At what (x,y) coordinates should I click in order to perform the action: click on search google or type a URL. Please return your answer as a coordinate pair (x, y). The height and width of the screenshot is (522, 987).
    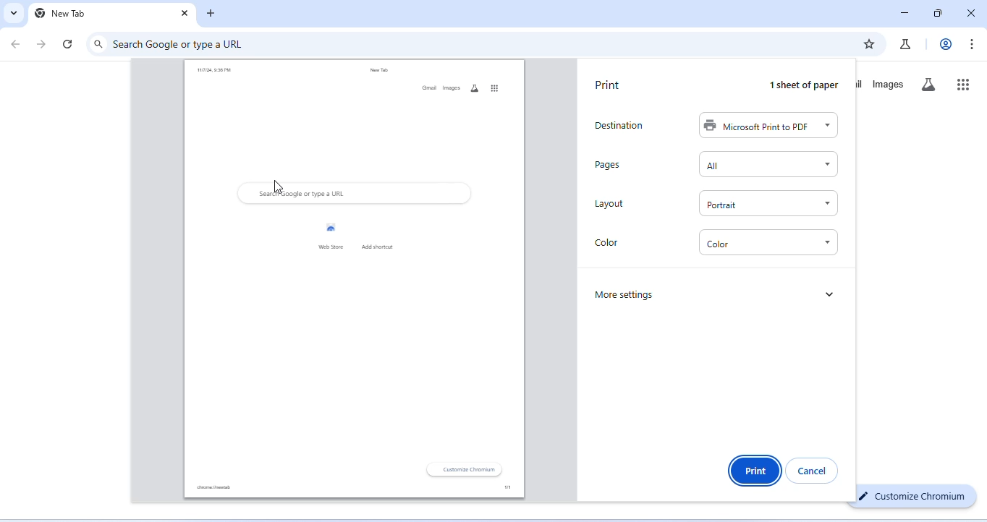
    Looking at the image, I should click on (182, 43).